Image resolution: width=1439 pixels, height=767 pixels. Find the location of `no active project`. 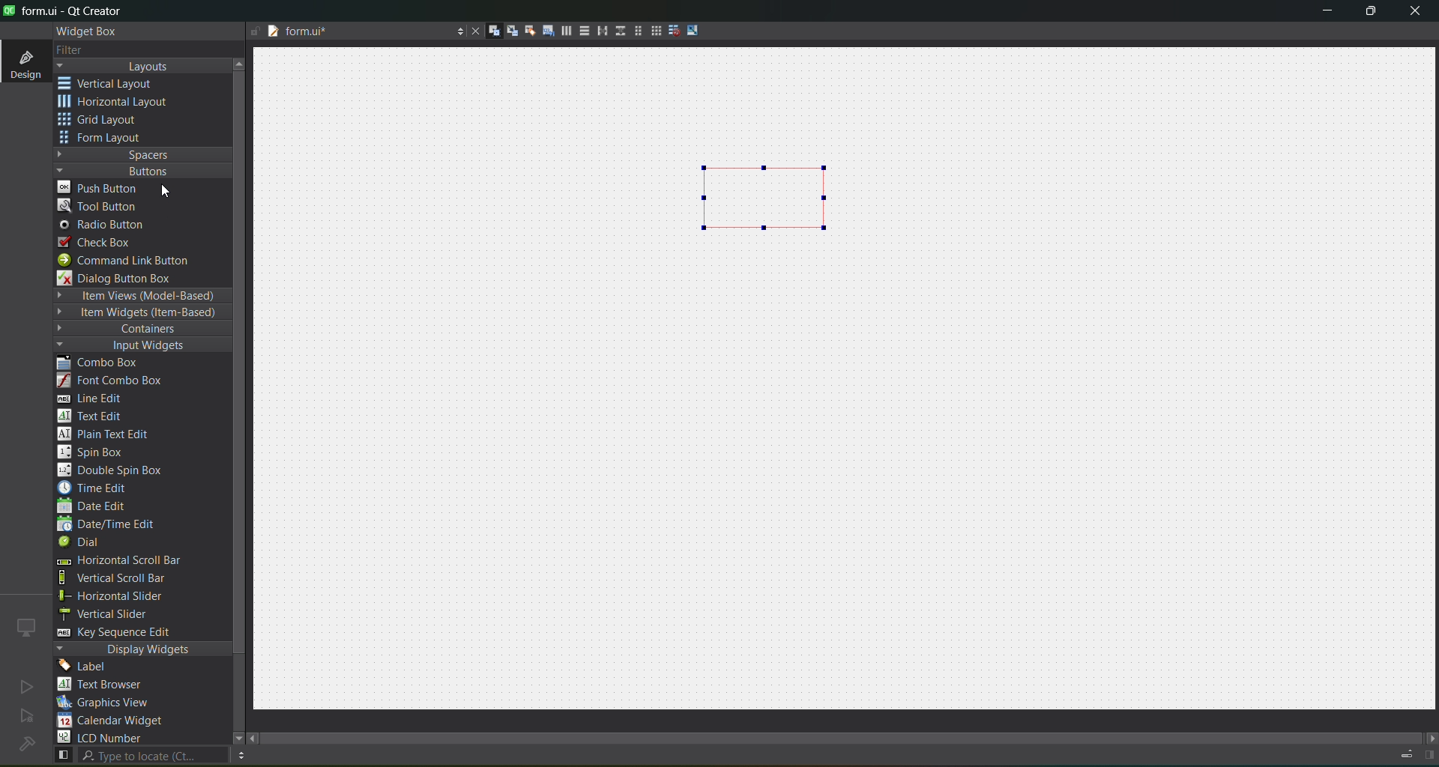

no active project is located at coordinates (27, 717).